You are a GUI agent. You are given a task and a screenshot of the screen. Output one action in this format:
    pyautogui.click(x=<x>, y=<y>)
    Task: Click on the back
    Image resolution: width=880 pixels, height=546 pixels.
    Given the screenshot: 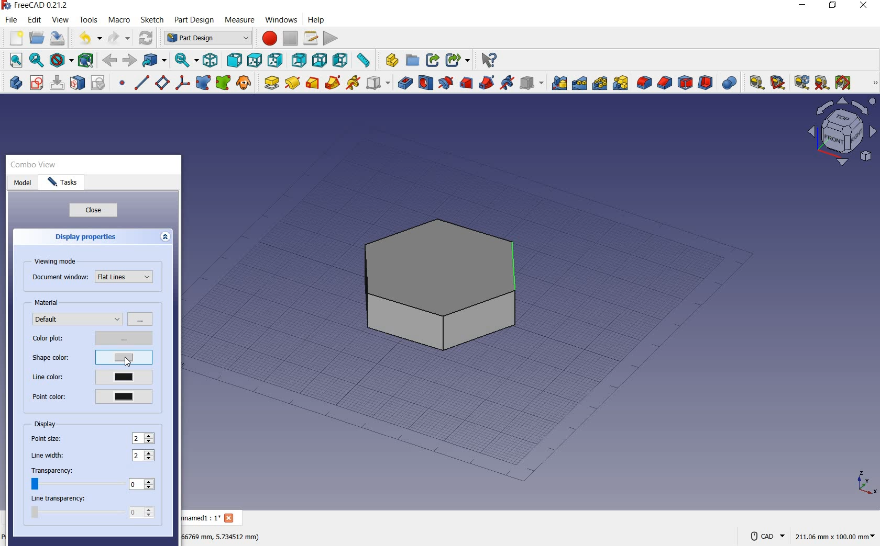 What is the action you would take?
    pyautogui.click(x=110, y=60)
    